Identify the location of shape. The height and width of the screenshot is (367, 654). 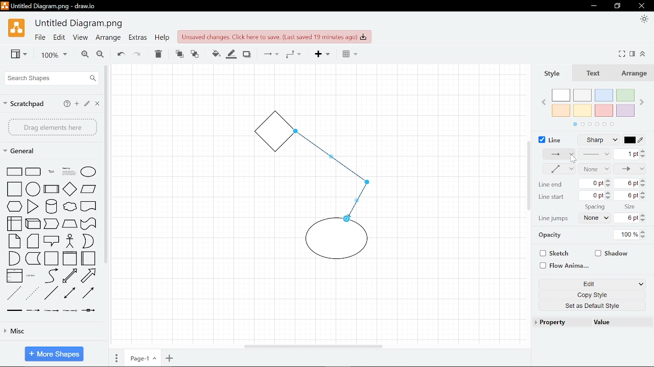
(88, 242).